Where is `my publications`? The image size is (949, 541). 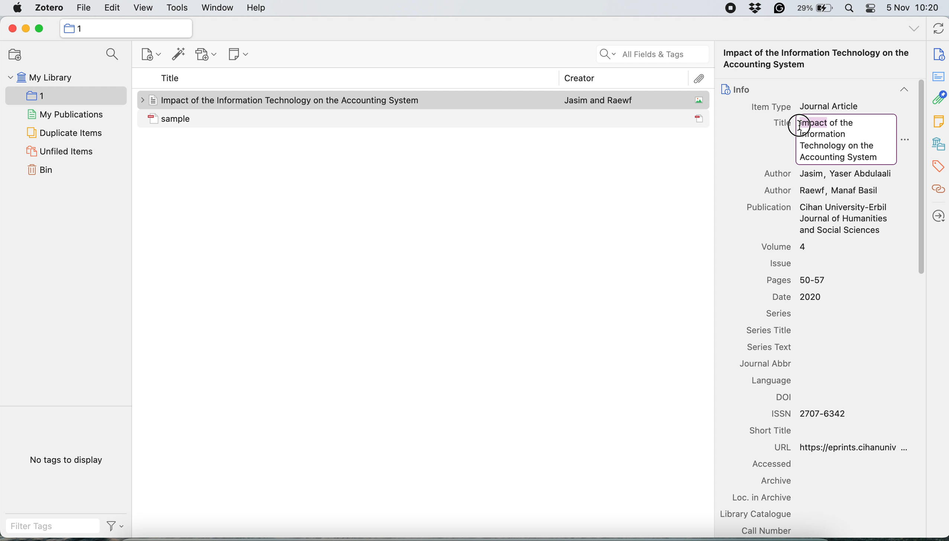
my publications is located at coordinates (65, 114).